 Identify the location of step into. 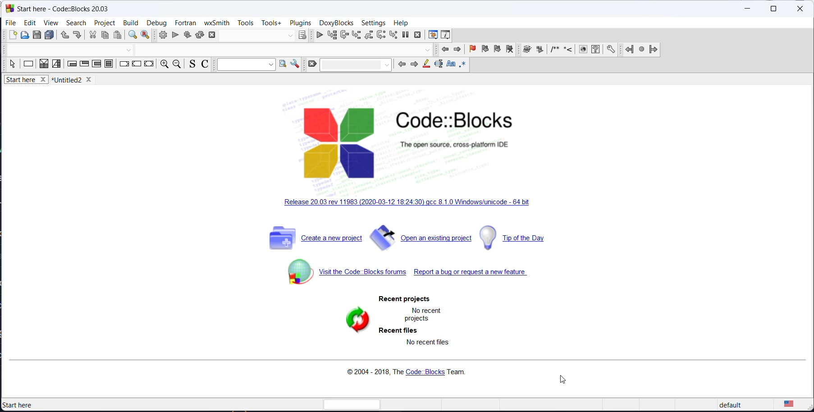
(357, 36).